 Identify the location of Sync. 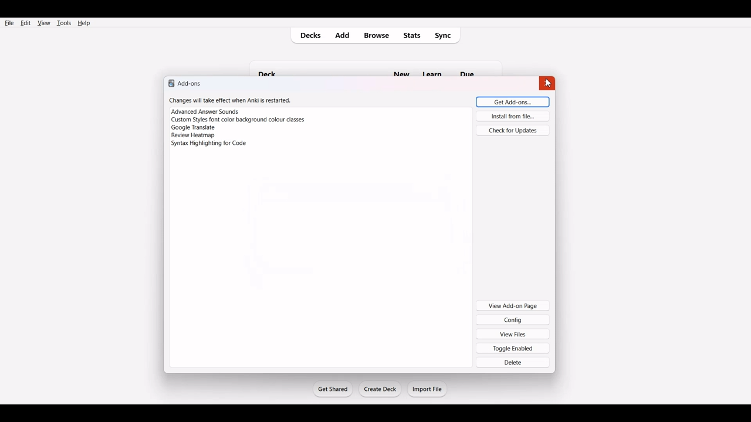
(446, 35).